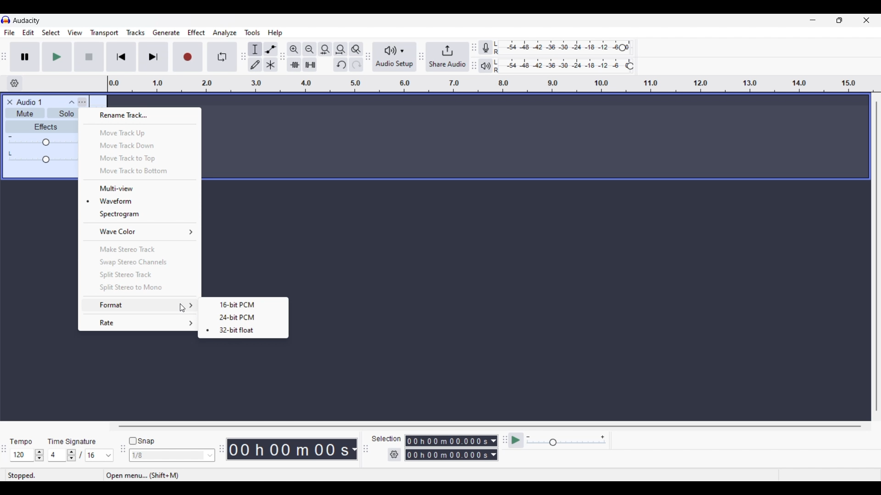 The width and height of the screenshot is (881, 495). Describe the element at coordinates (51, 33) in the screenshot. I see `Select menu` at that location.